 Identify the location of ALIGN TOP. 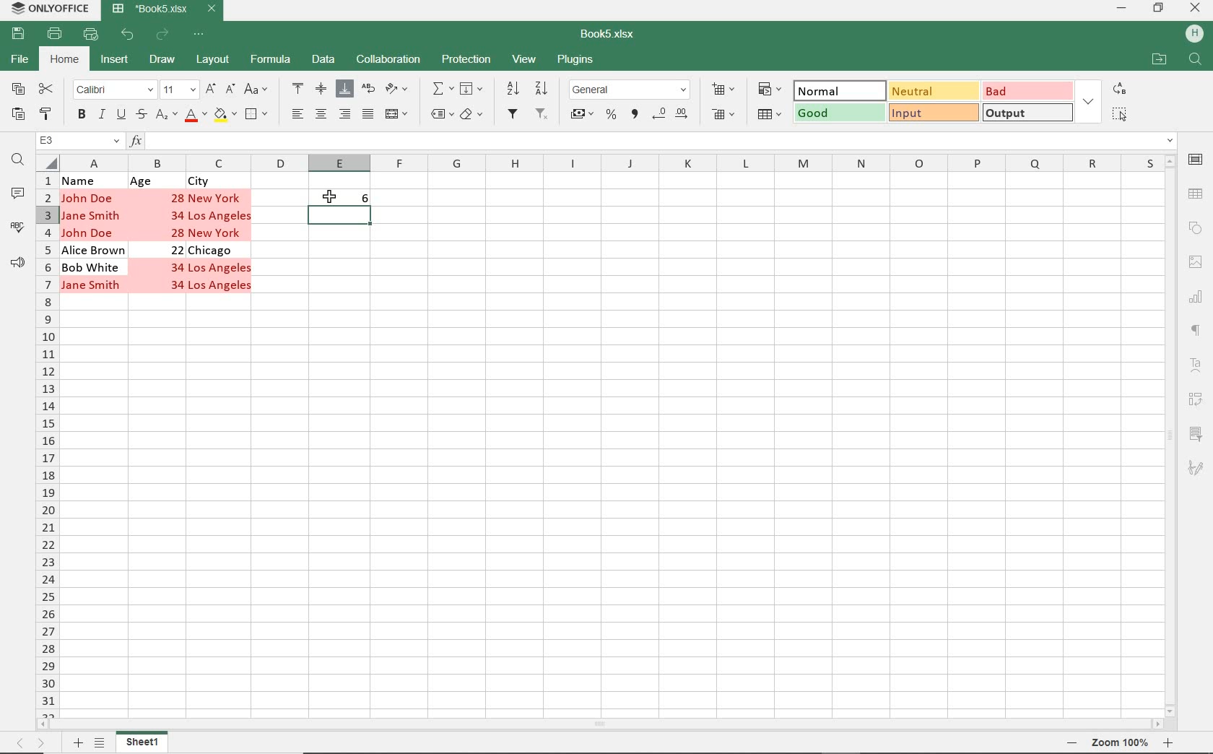
(298, 90).